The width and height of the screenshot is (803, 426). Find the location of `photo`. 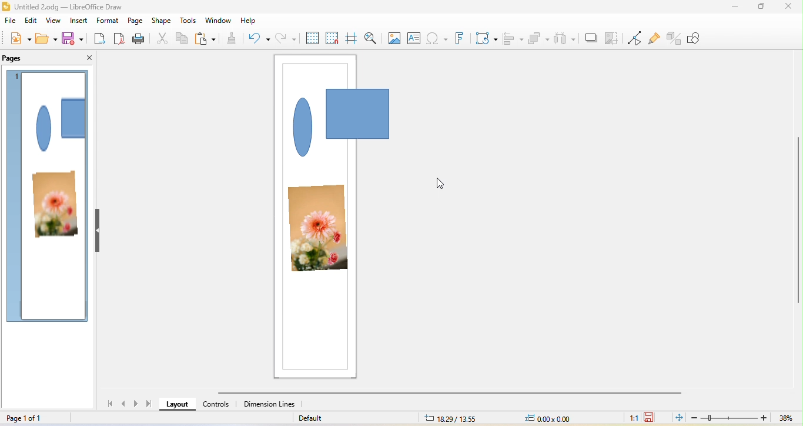

photo is located at coordinates (319, 228).